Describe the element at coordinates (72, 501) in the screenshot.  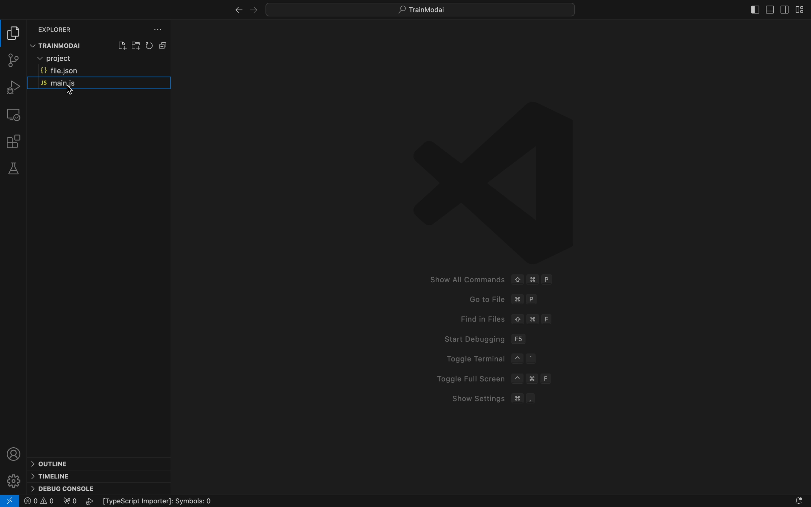
I see `0` at that location.